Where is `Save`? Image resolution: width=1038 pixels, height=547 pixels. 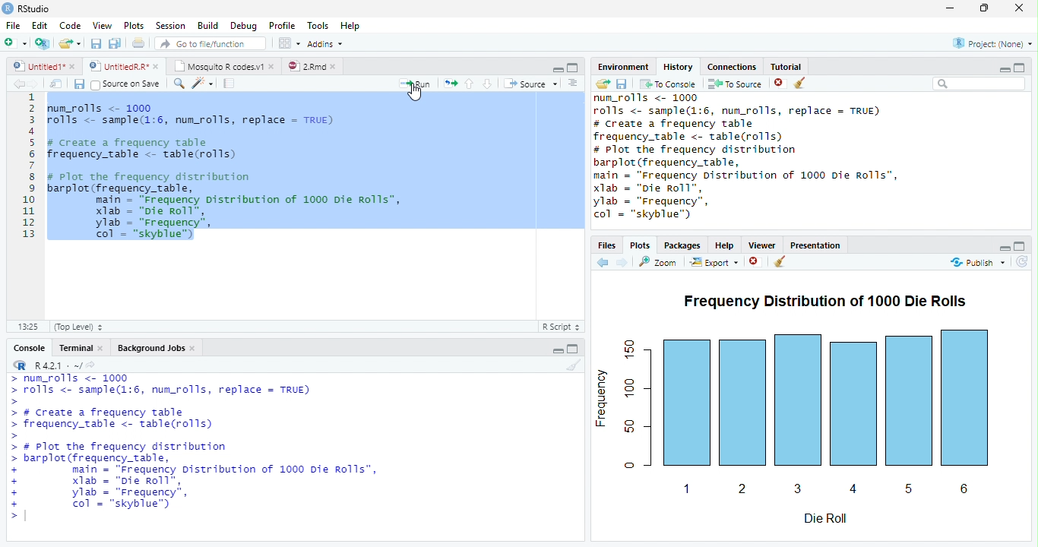 Save is located at coordinates (78, 84).